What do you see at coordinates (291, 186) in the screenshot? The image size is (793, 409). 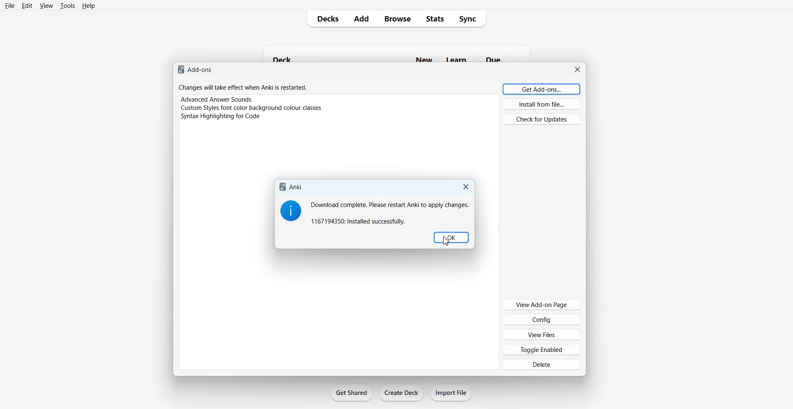 I see `Anki` at bounding box center [291, 186].